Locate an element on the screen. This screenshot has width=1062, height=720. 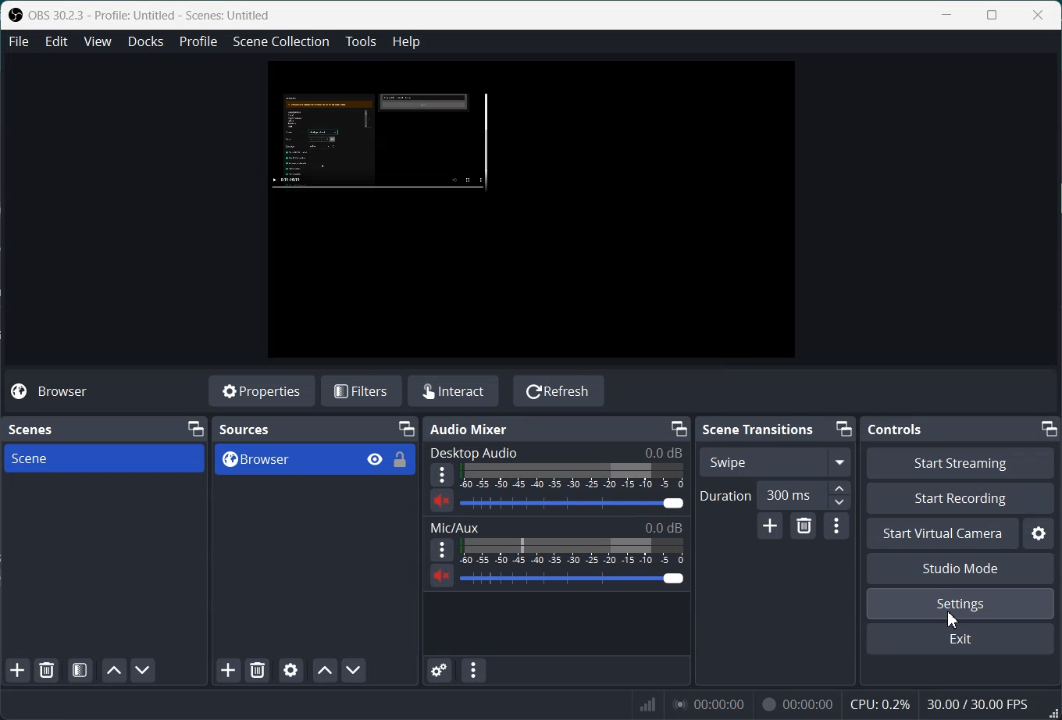
Docks is located at coordinates (146, 41).